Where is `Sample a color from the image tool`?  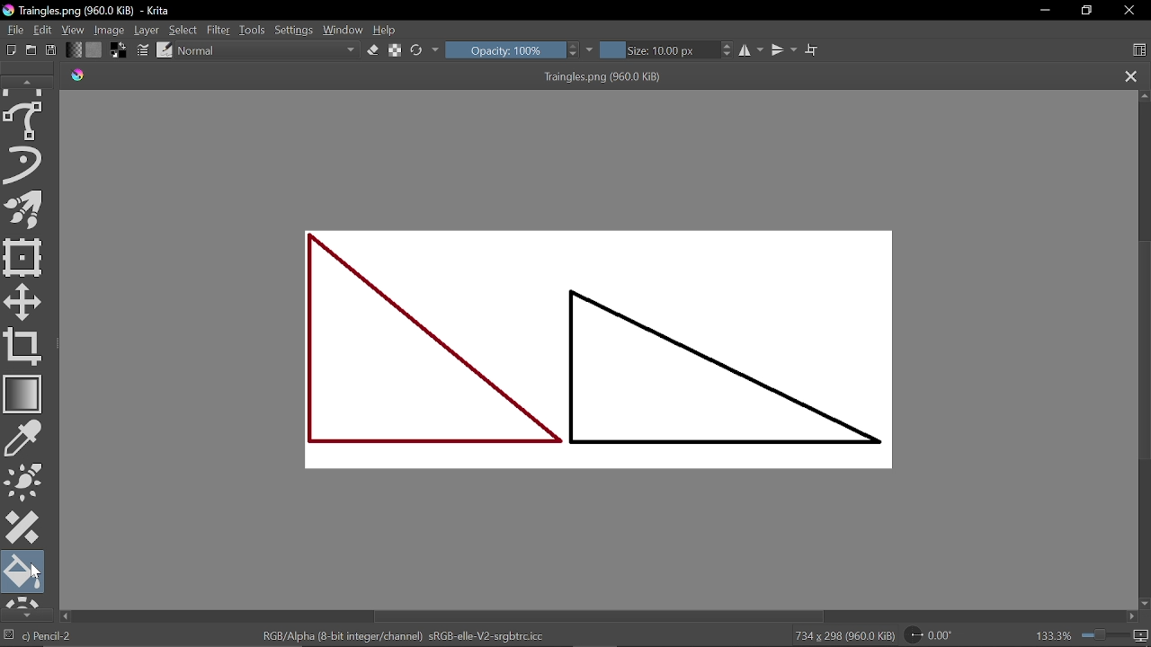 Sample a color from the image tool is located at coordinates (25, 439).